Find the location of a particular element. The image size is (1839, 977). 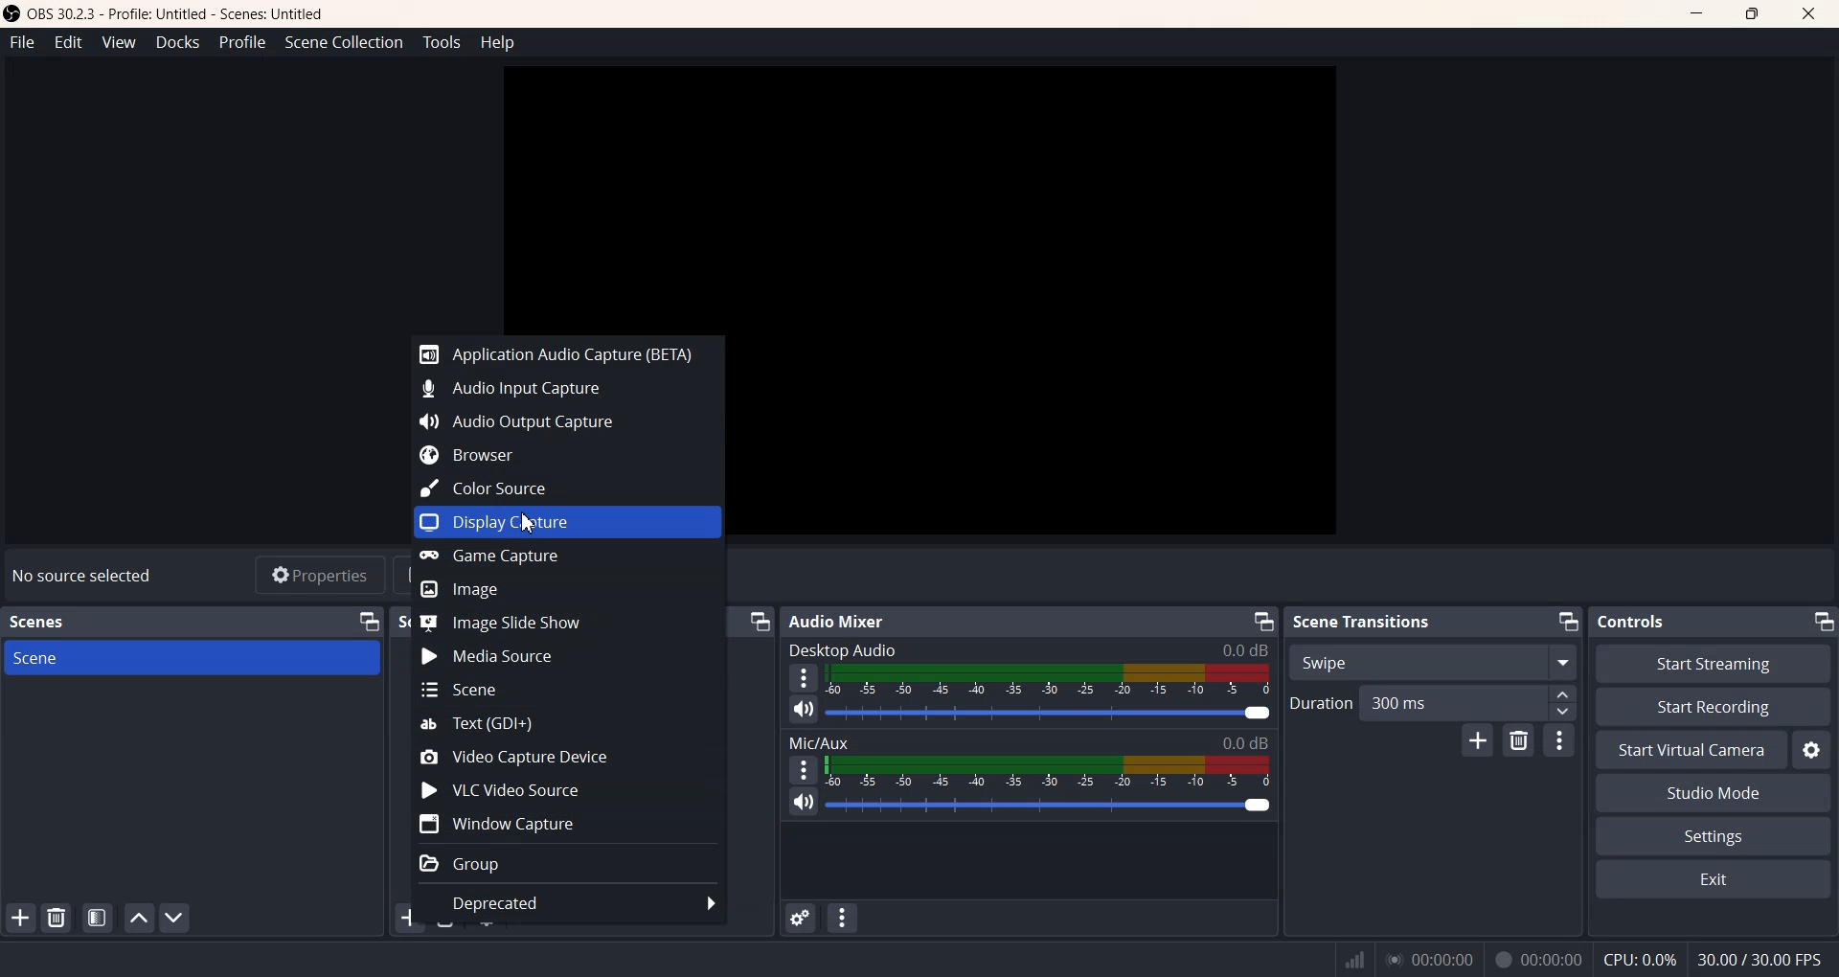

& 00:00:00 is located at coordinates (1538, 960).